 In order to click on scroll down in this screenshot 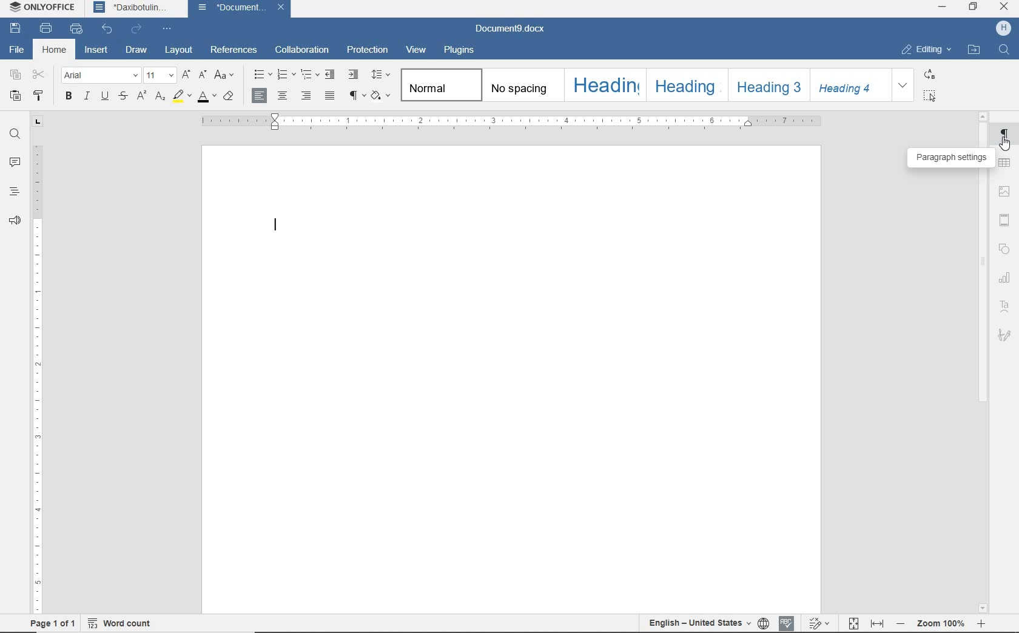, I will do `click(983, 608)`.